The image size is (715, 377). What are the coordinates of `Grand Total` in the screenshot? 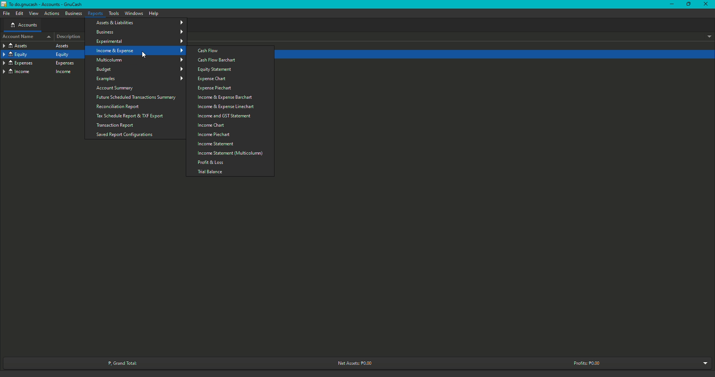 It's located at (127, 362).